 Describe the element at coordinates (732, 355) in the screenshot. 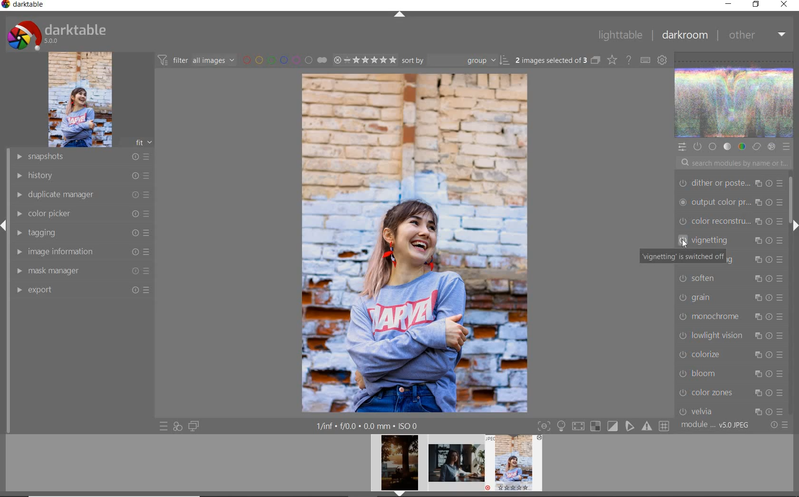

I see `rotate` at that location.